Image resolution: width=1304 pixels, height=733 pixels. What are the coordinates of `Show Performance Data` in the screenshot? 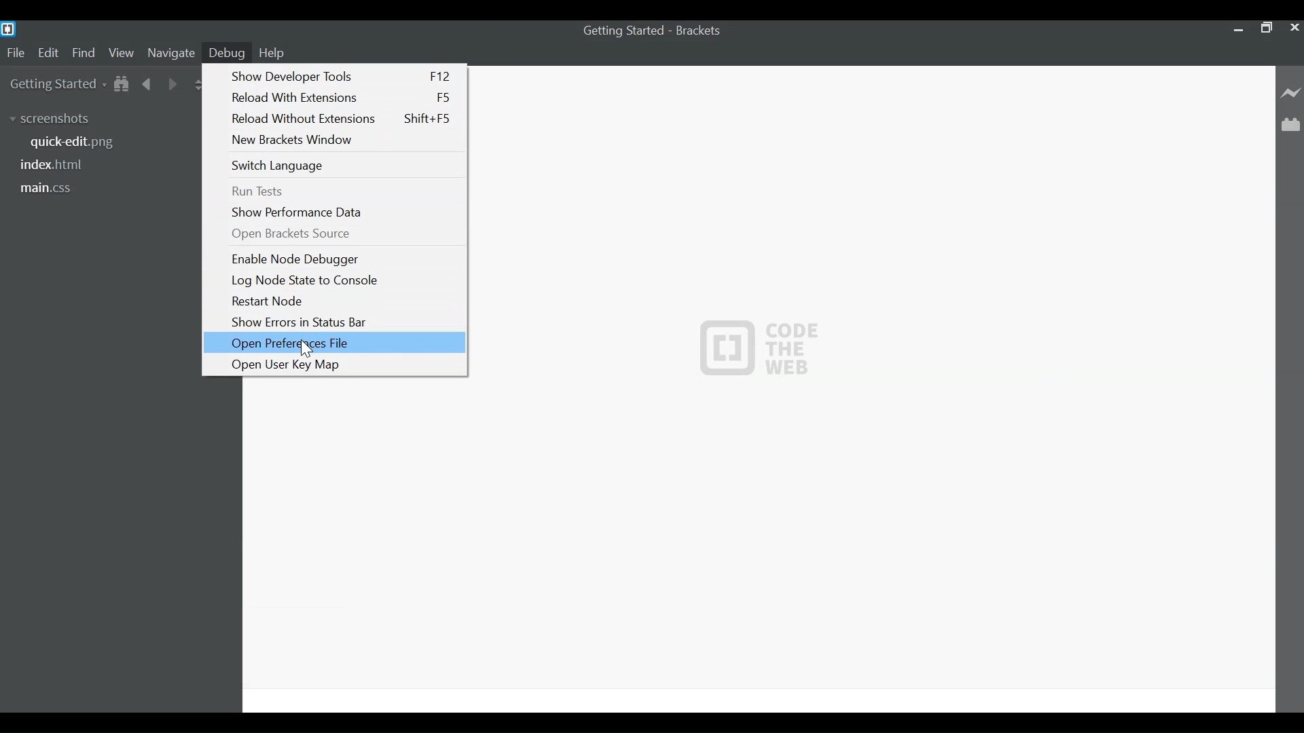 It's located at (343, 212).